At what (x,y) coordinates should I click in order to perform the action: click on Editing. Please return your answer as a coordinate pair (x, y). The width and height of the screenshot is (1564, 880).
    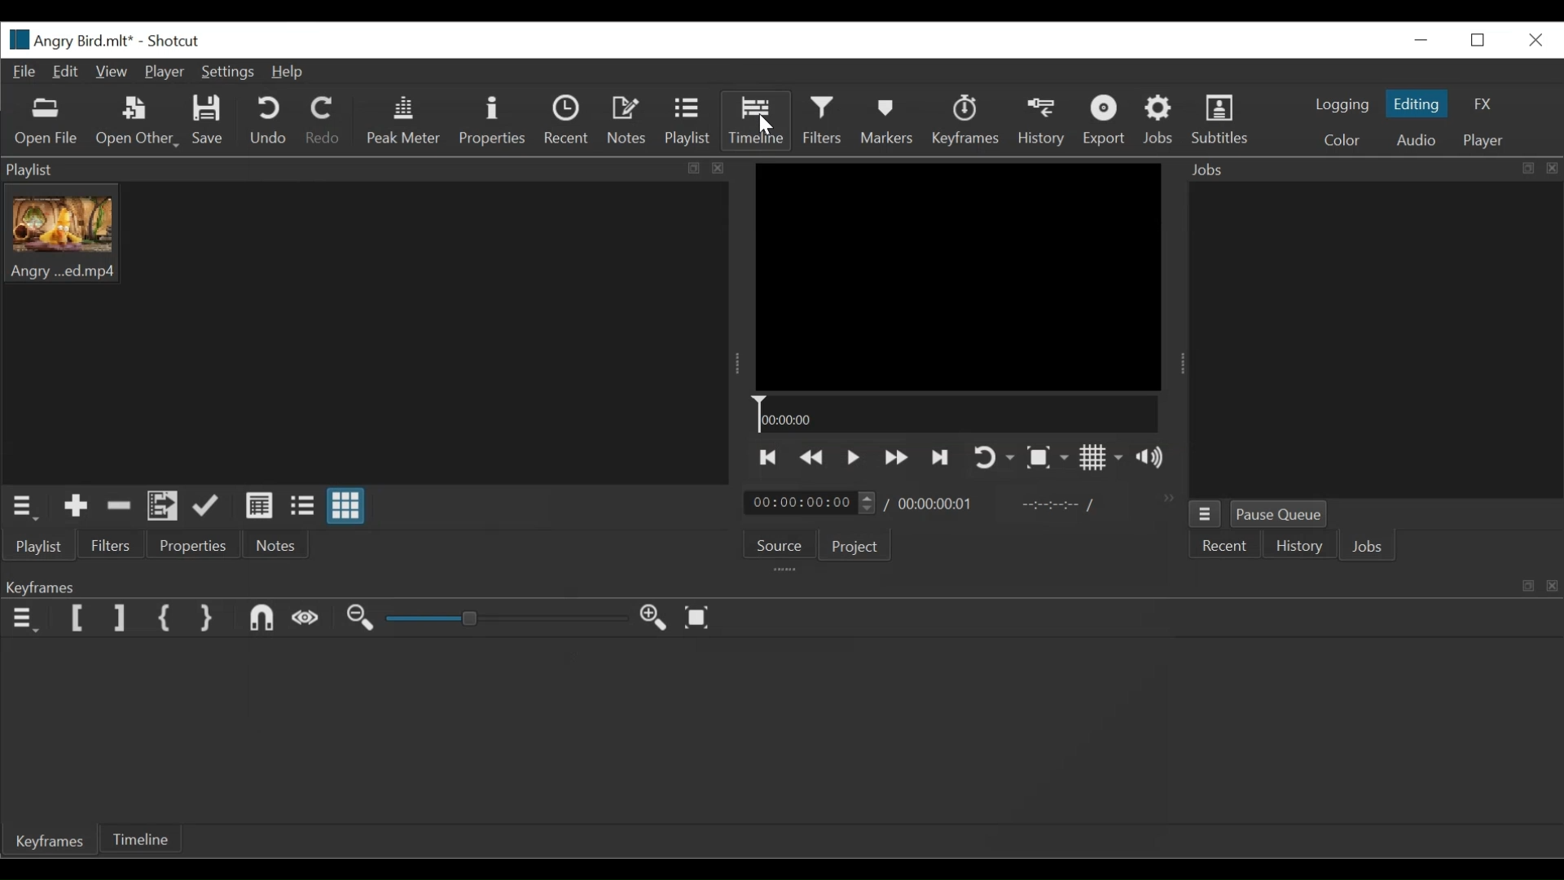
    Looking at the image, I should click on (1419, 103).